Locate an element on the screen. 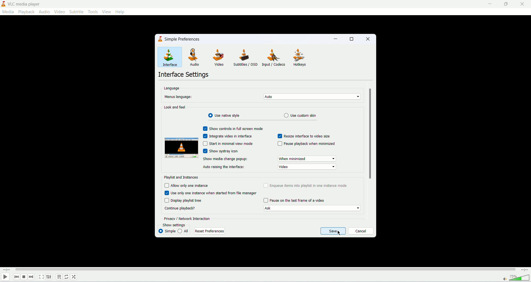 Image resolution: width=531 pixels, height=282 pixels. all is located at coordinates (184, 231).